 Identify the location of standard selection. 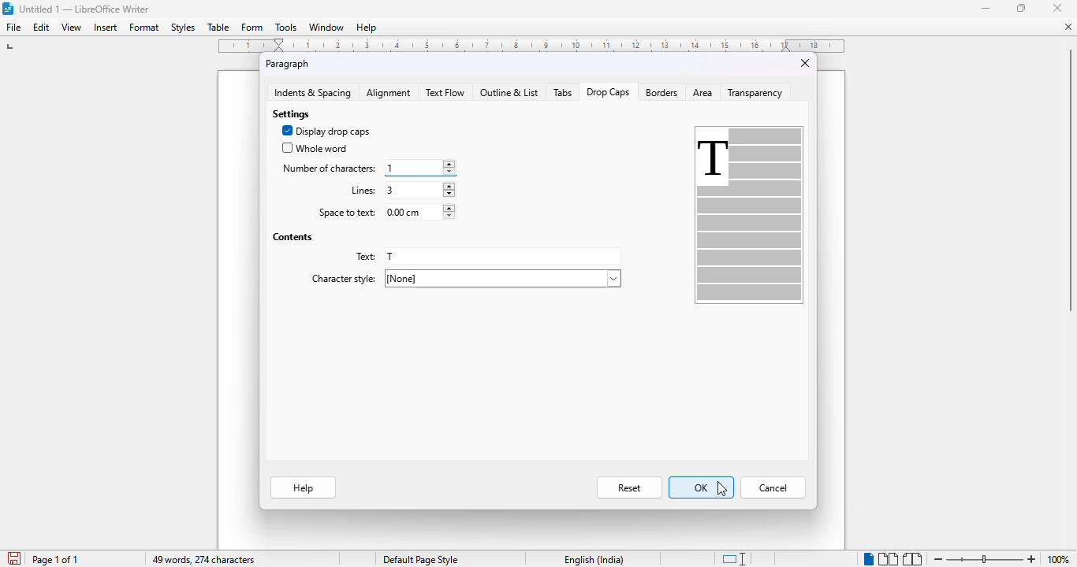
(734, 558).